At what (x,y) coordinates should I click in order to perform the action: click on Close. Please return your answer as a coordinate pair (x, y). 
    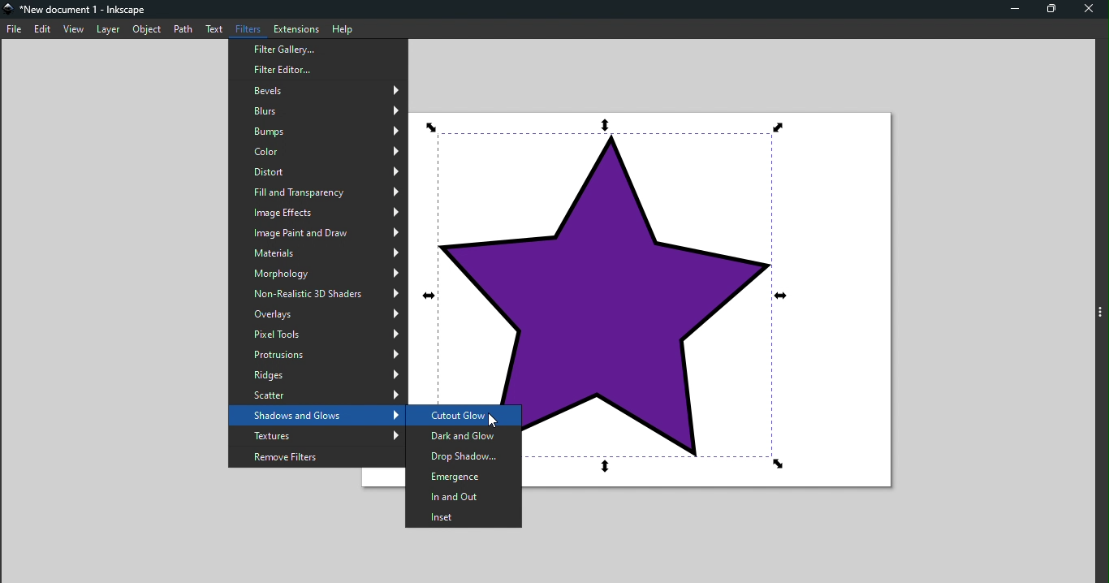
    Looking at the image, I should click on (1092, 9).